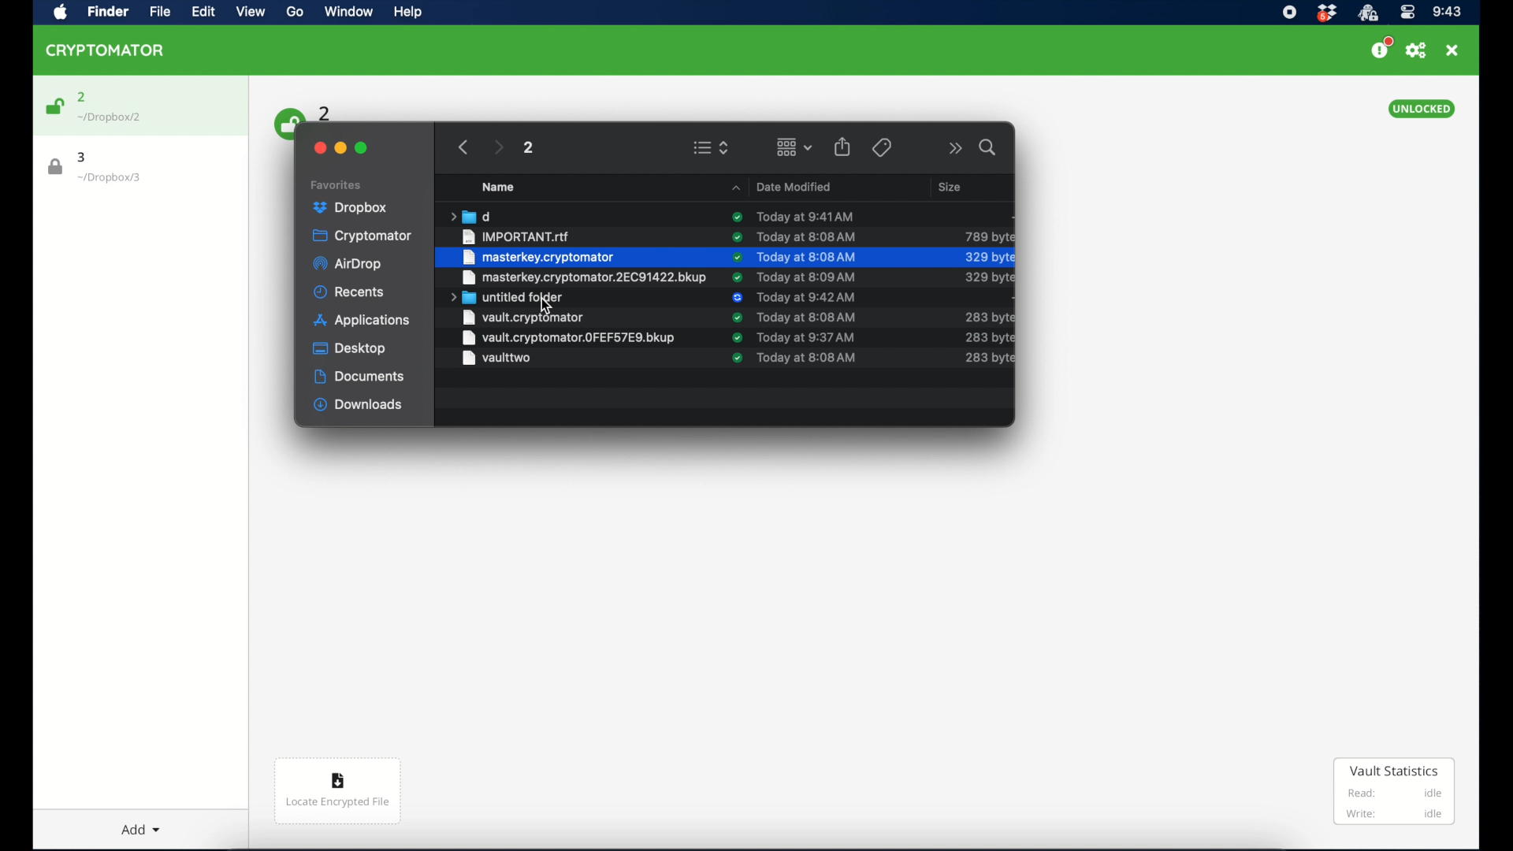 Image resolution: width=1513 pixels, height=851 pixels. I want to click on close, so click(1452, 50).